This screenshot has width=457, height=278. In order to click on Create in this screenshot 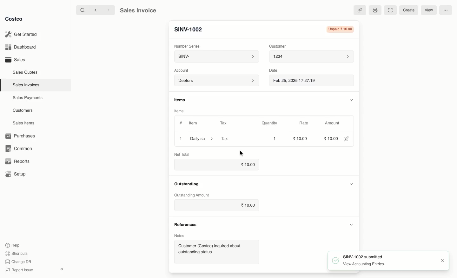, I will do `click(408, 10)`.